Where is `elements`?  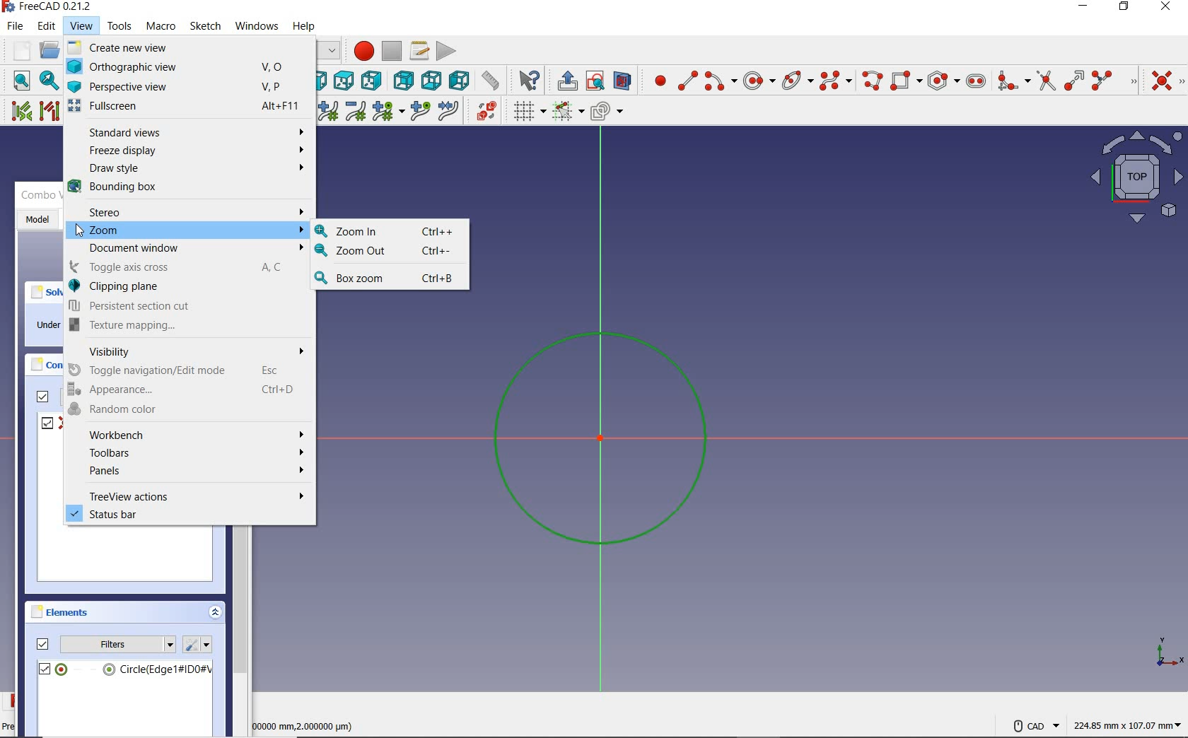
elements is located at coordinates (70, 613).